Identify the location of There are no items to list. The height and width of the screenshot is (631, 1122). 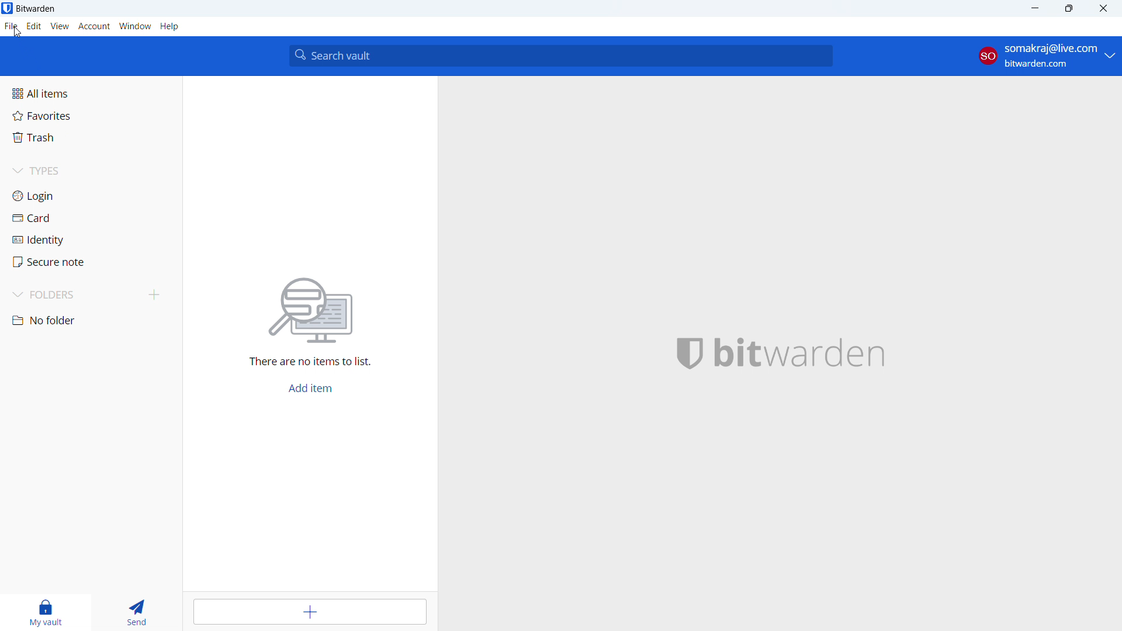
(313, 360).